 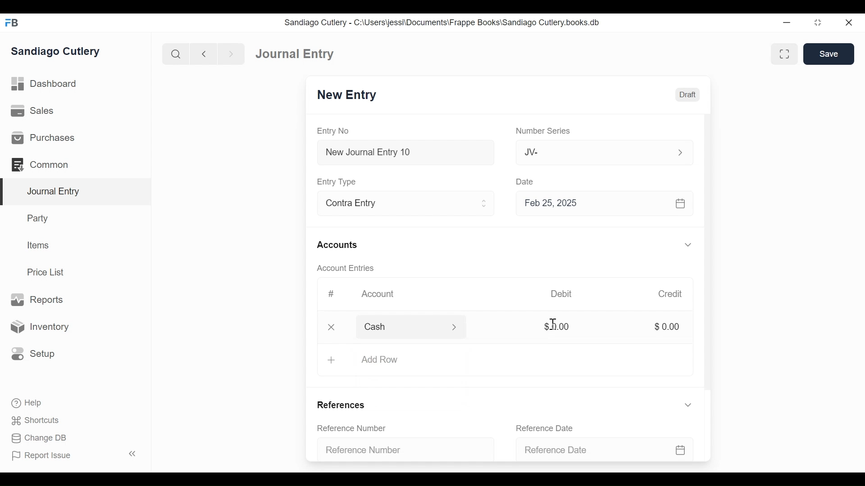 I want to click on Reports, so click(x=36, y=299).